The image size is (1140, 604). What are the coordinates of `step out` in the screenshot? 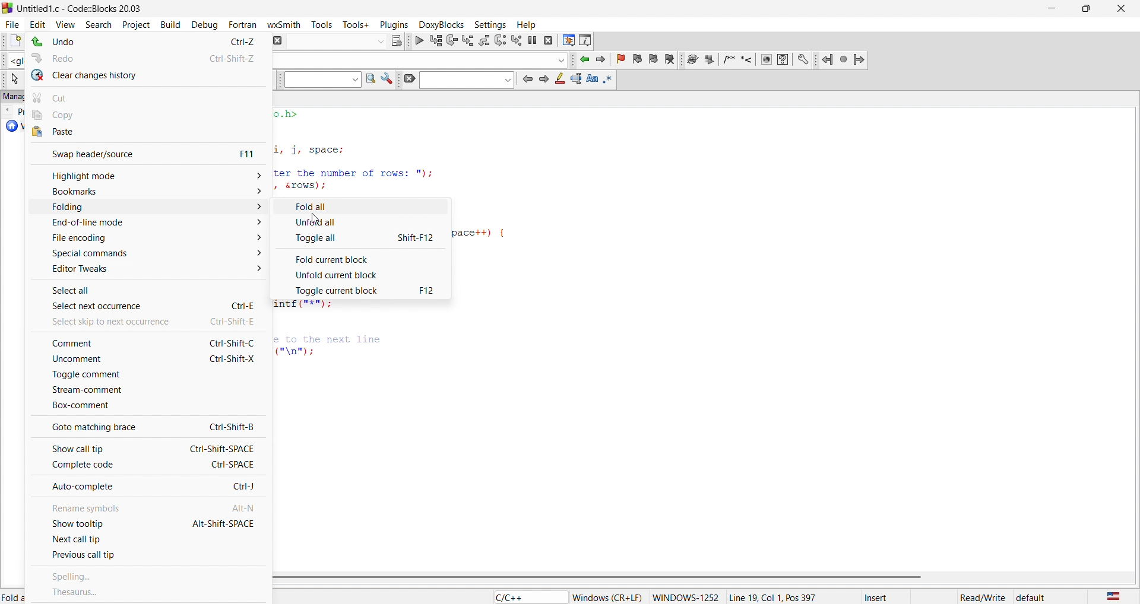 It's located at (483, 40).